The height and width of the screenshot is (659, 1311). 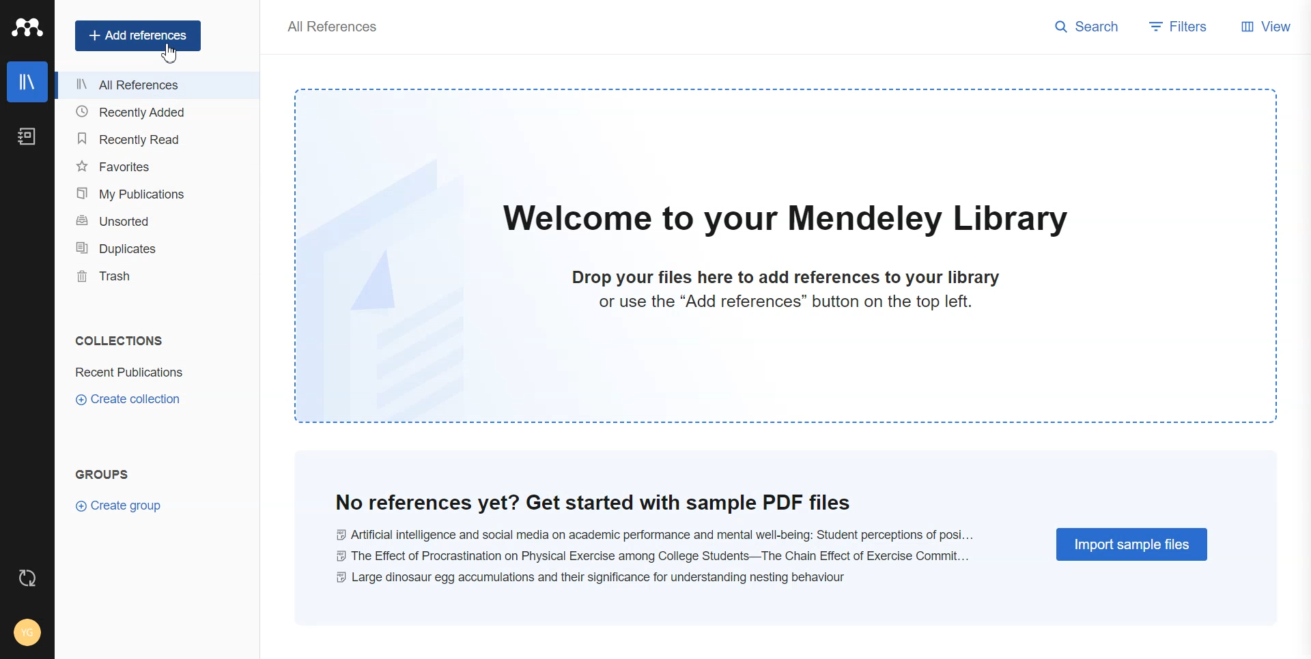 What do you see at coordinates (29, 136) in the screenshot?
I see `Notebook` at bounding box center [29, 136].